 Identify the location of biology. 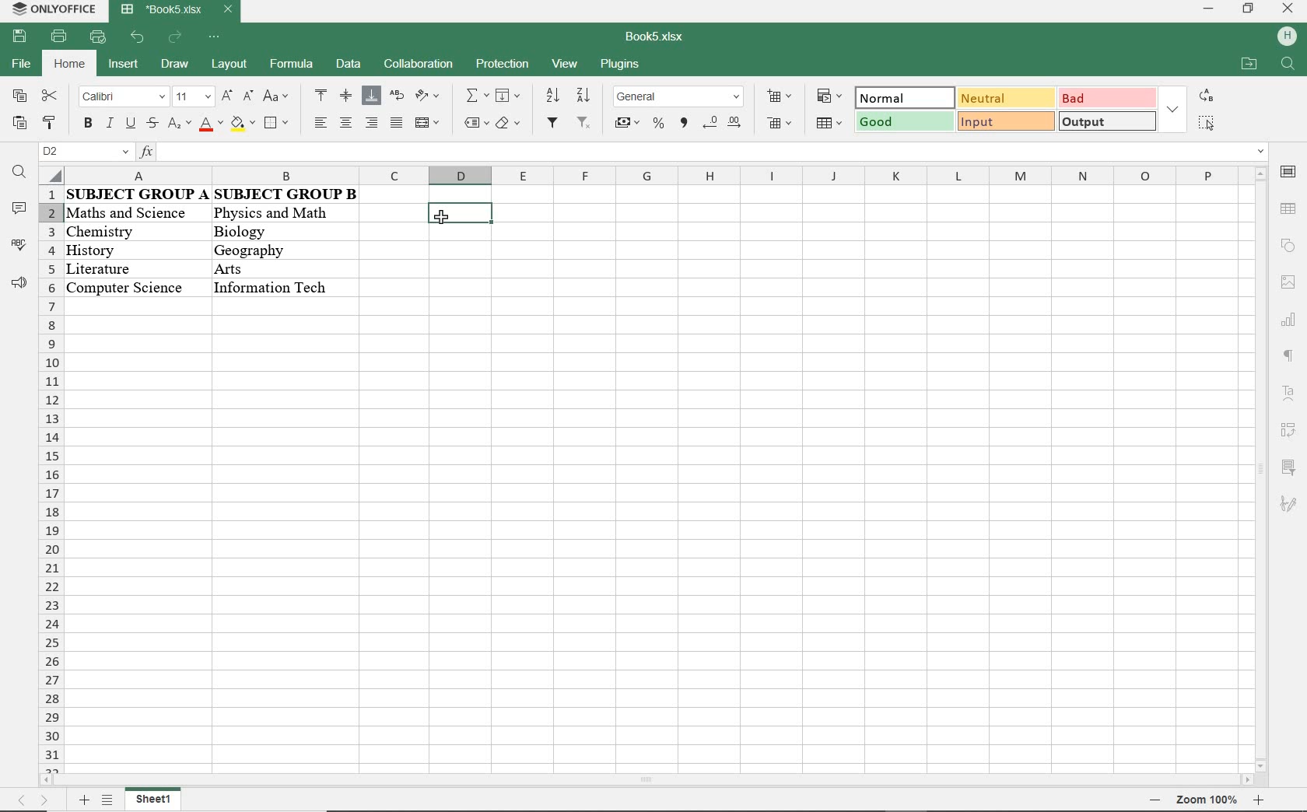
(270, 233).